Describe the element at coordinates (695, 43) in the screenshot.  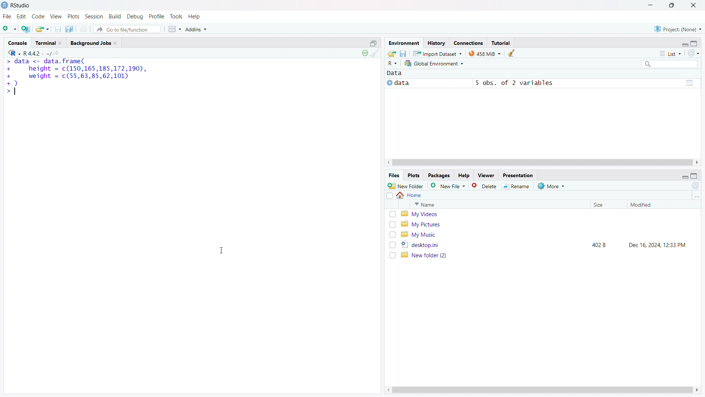
I see `expand pane` at that location.